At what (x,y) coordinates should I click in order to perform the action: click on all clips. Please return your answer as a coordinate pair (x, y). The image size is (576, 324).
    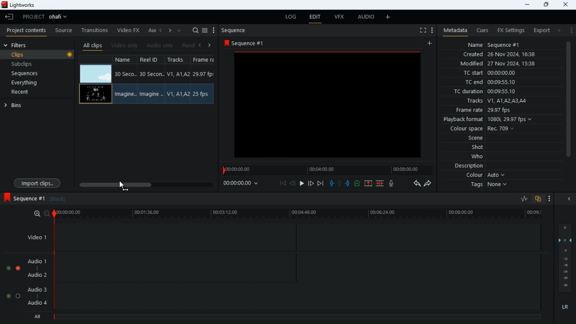
    Looking at the image, I should click on (93, 45).